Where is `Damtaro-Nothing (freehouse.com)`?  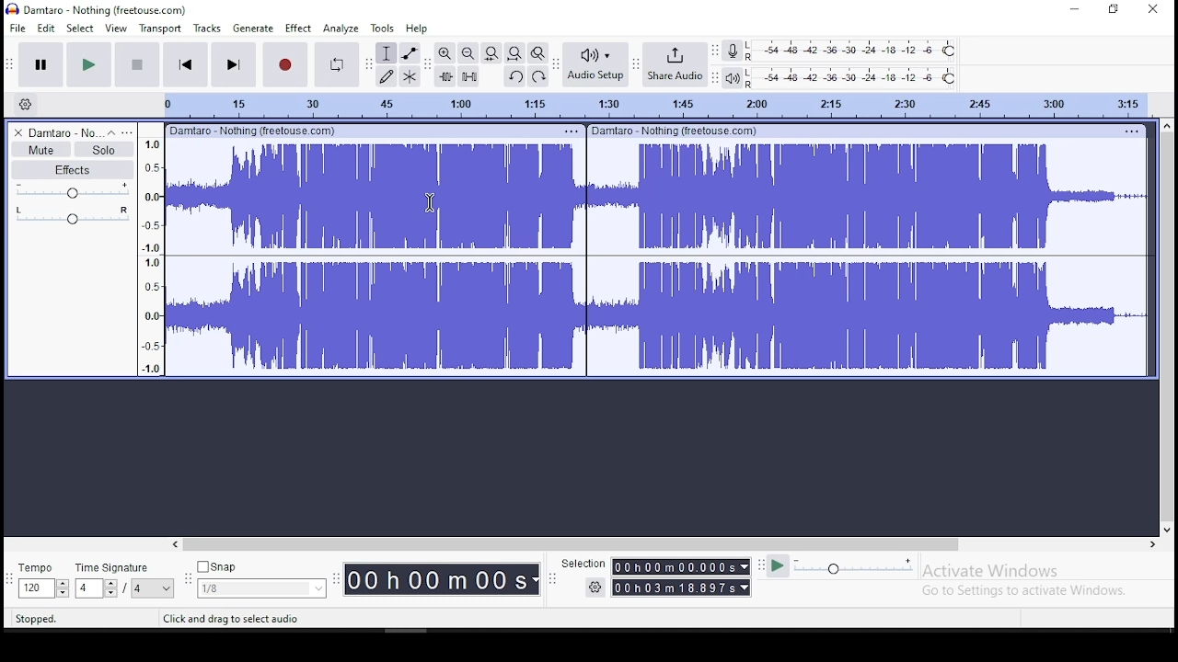 Damtaro-Nothing (freehouse.com) is located at coordinates (251, 130).